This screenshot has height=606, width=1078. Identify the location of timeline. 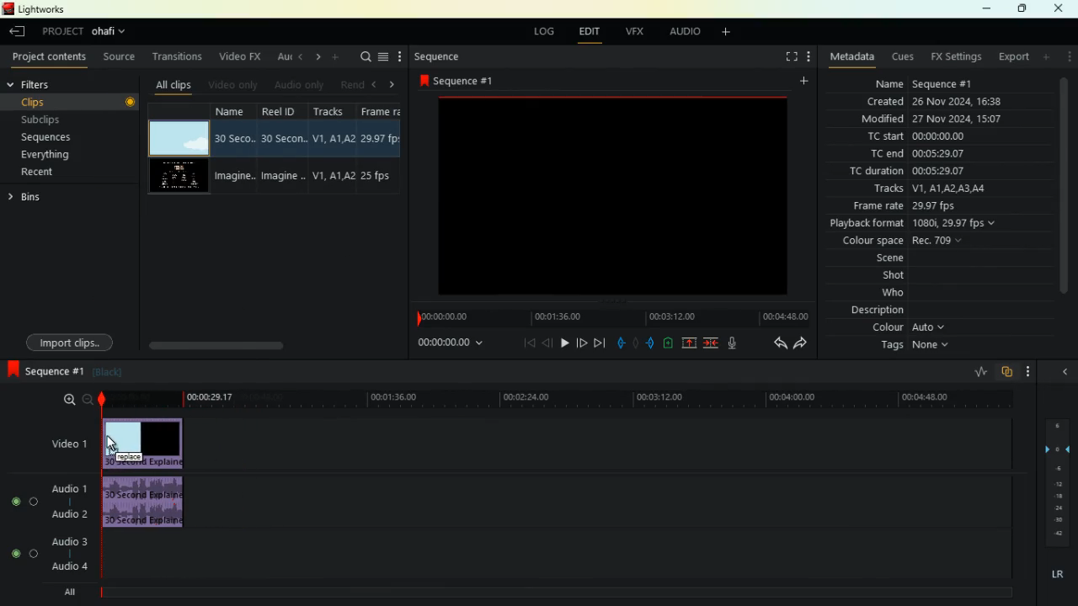
(608, 319).